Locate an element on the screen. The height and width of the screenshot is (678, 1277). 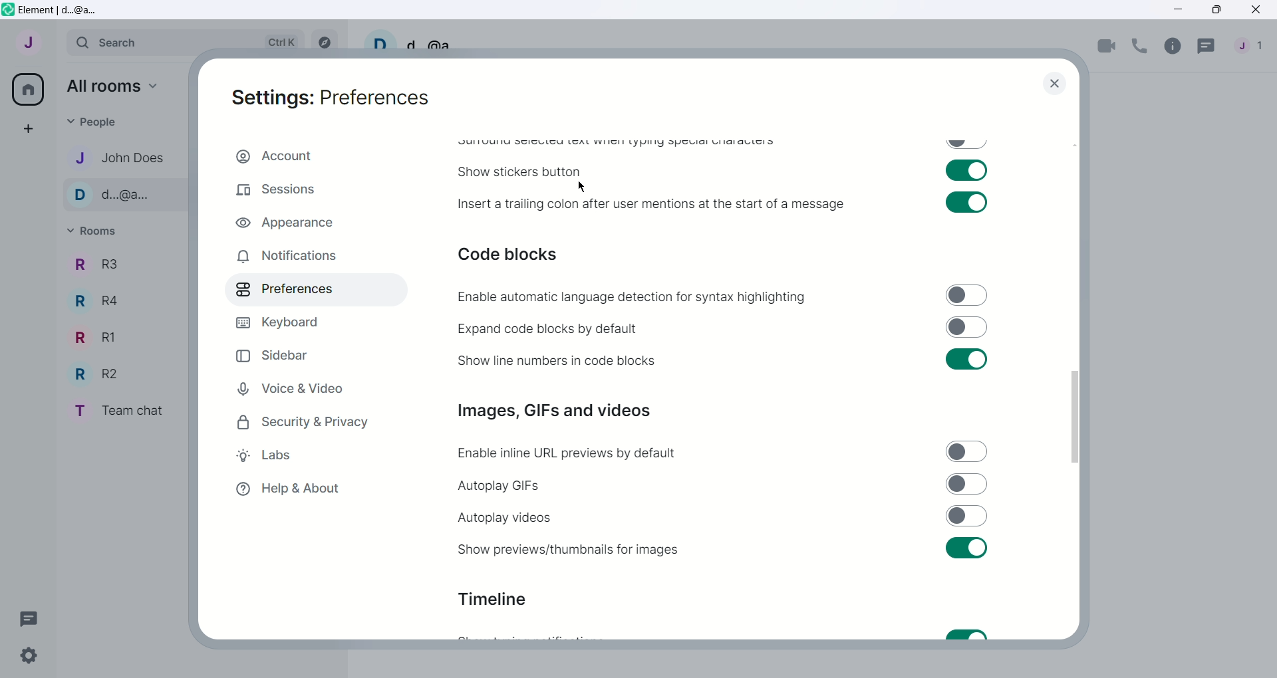
close is located at coordinates (1055, 83).